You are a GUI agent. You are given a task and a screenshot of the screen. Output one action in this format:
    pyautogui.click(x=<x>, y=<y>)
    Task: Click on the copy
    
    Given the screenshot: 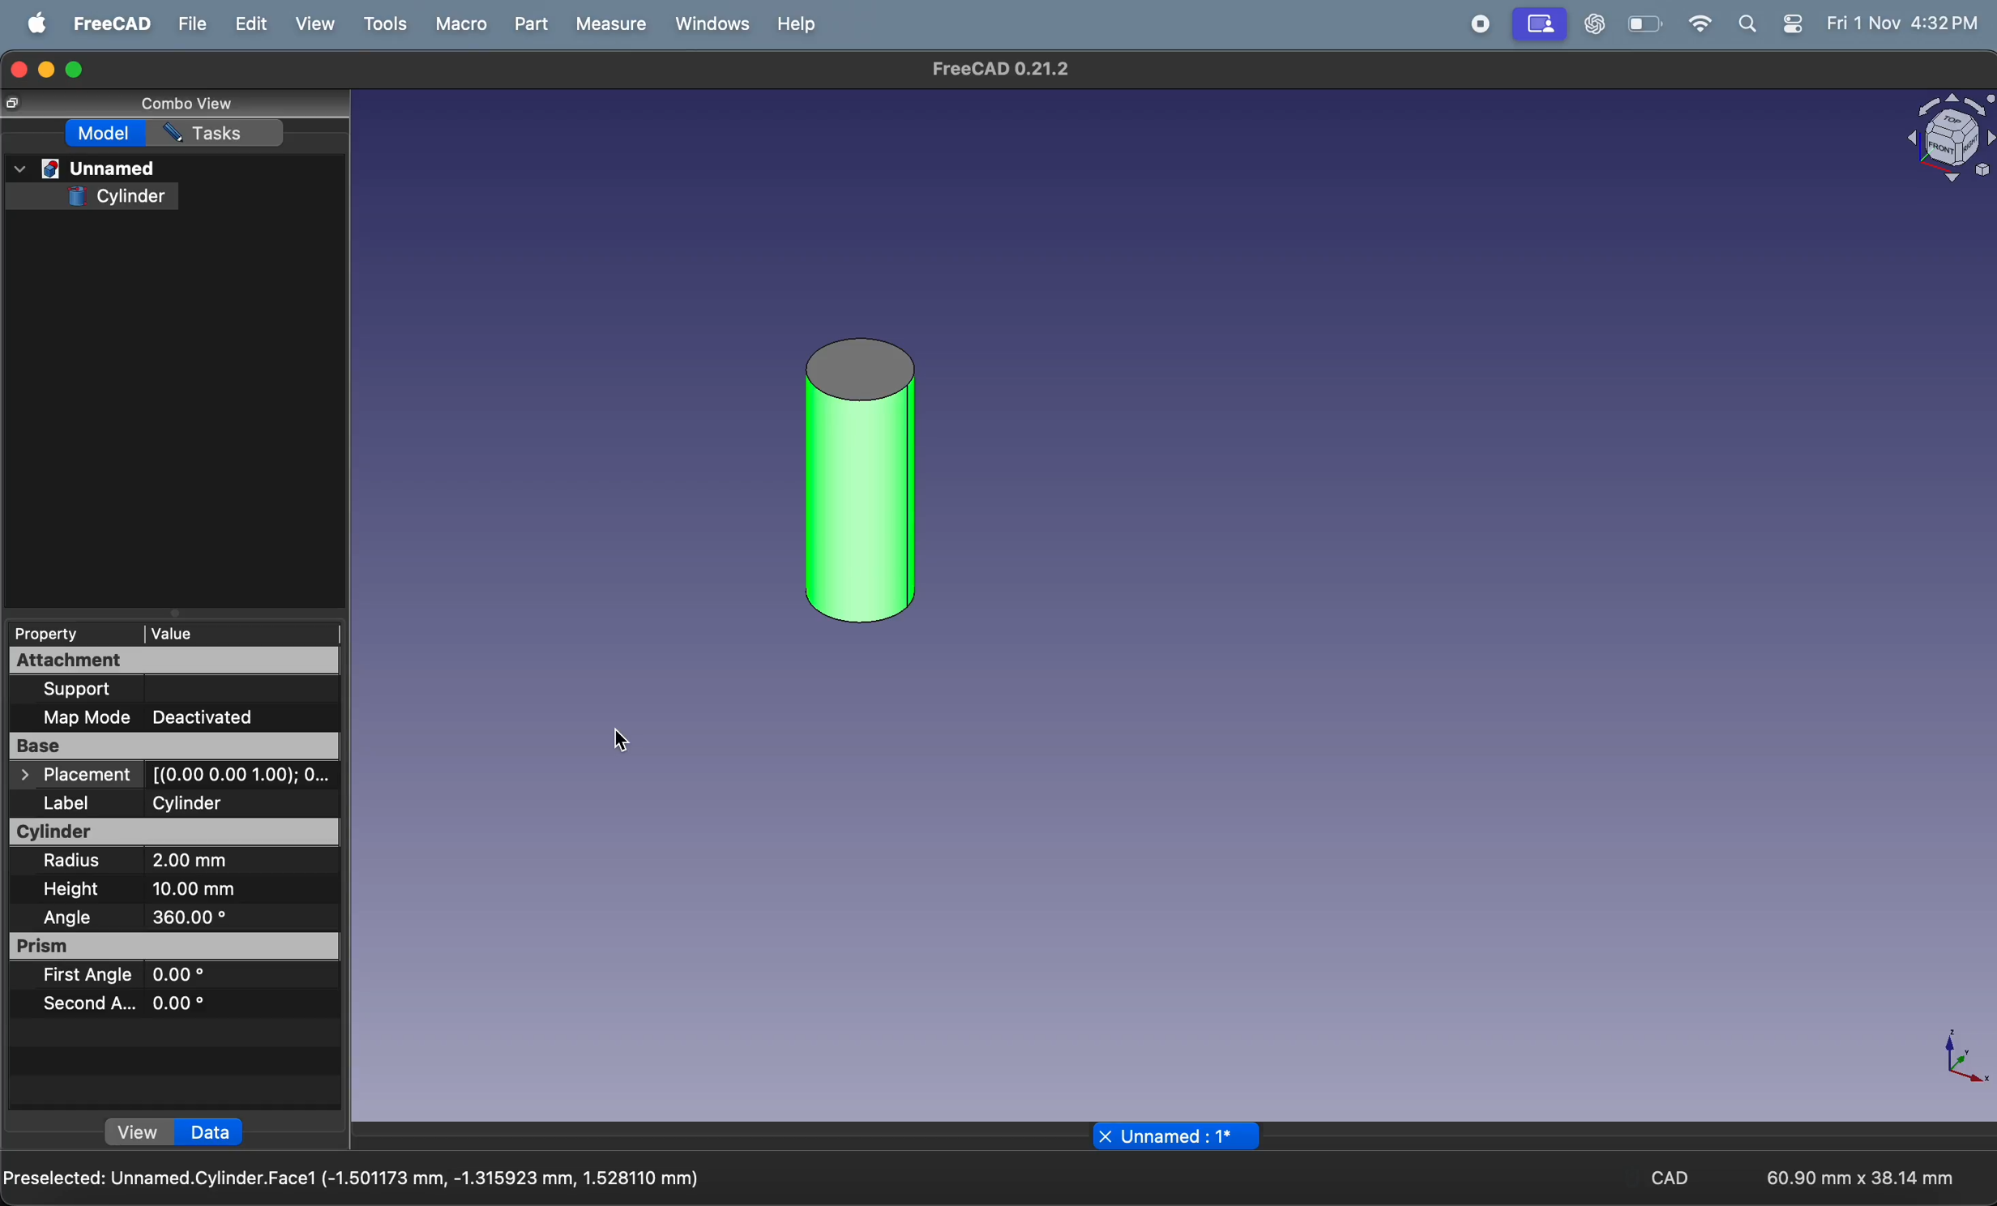 What is the action you would take?
    pyautogui.click(x=11, y=104)
    